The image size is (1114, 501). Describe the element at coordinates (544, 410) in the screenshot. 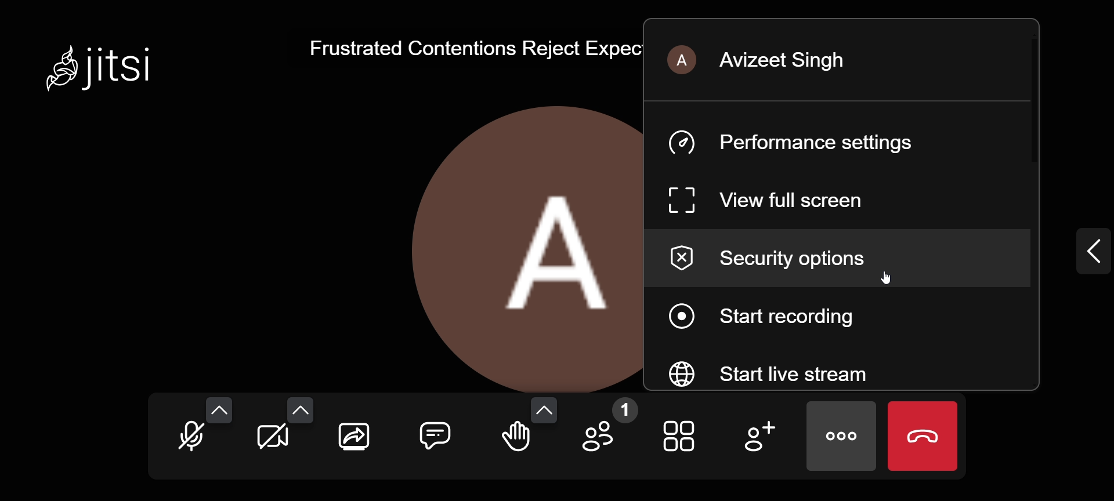

I see `more reaction ` at that location.